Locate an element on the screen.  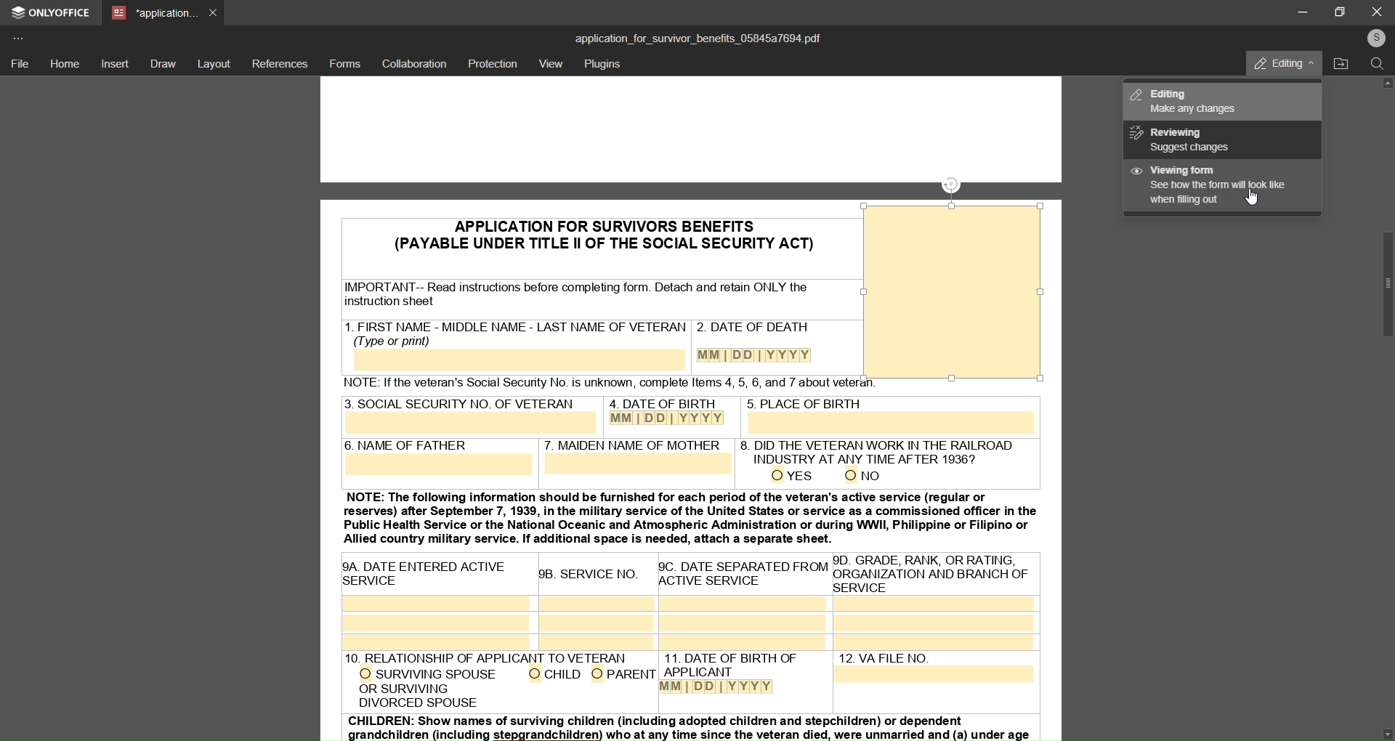
search is located at coordinates (1377, 66).